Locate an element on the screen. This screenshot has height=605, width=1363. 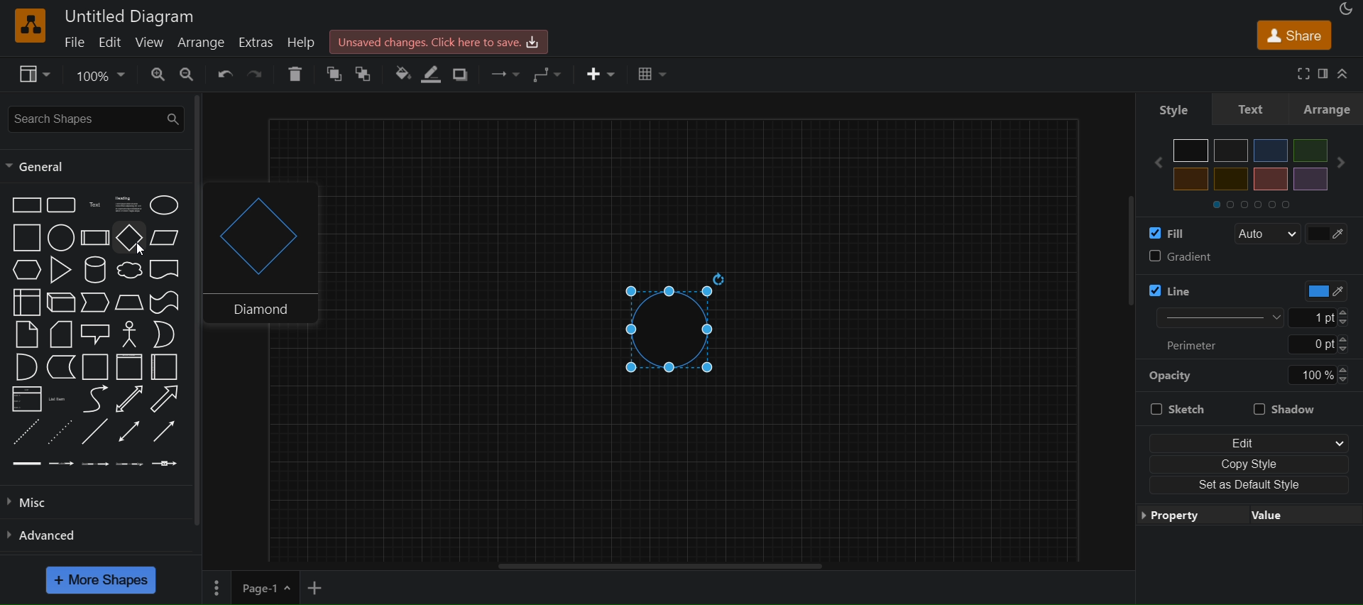
share is located at coordinates (1293, 34).